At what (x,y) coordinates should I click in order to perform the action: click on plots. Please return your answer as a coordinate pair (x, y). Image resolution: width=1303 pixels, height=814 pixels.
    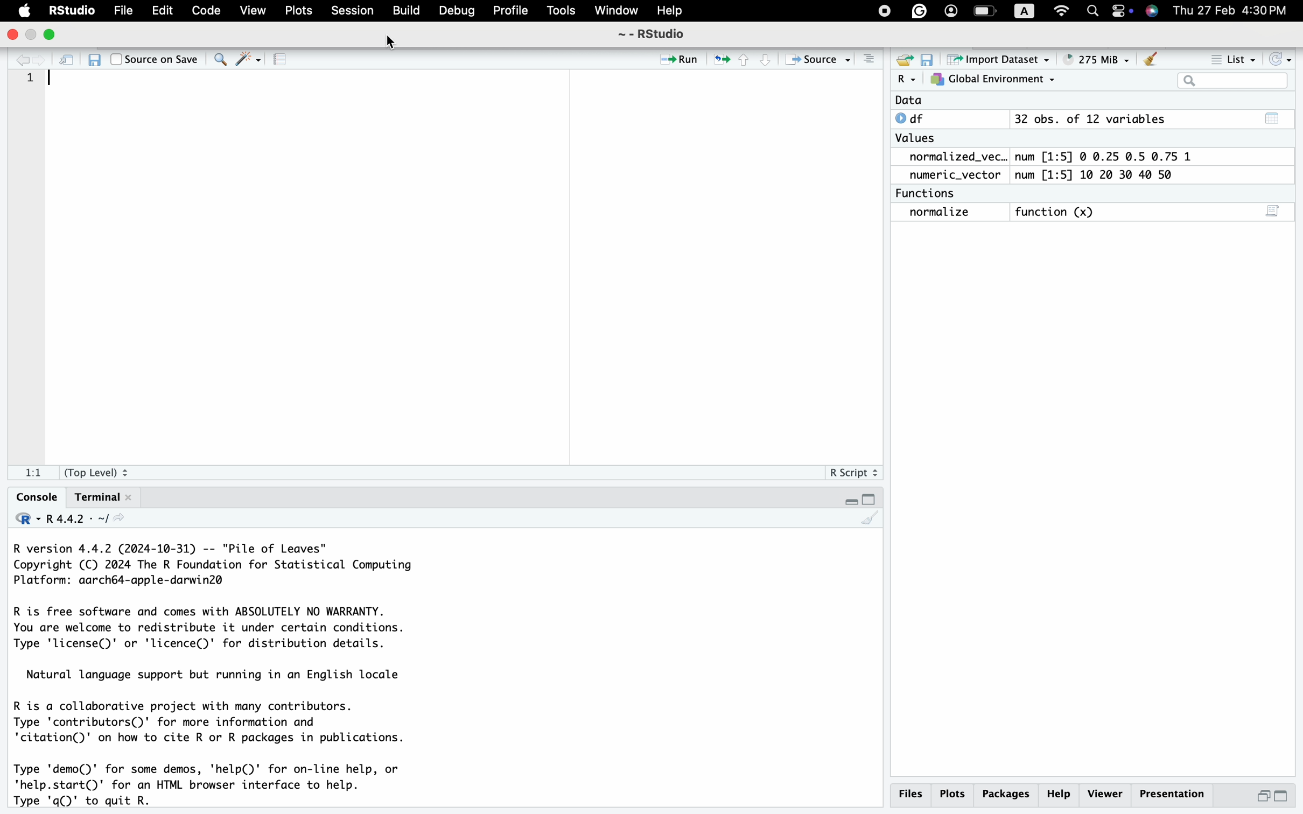
    Looking at the image, I should click on (952, 795).